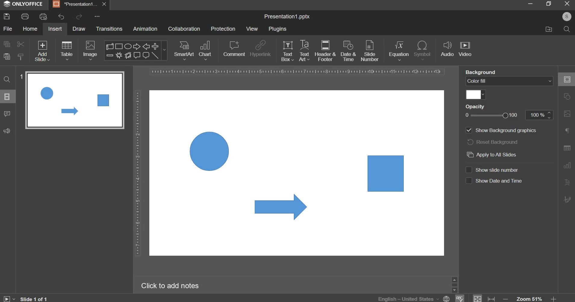 This screenshot has width=575, height=302. I want to click on horizontal scale, so click(298, 72).